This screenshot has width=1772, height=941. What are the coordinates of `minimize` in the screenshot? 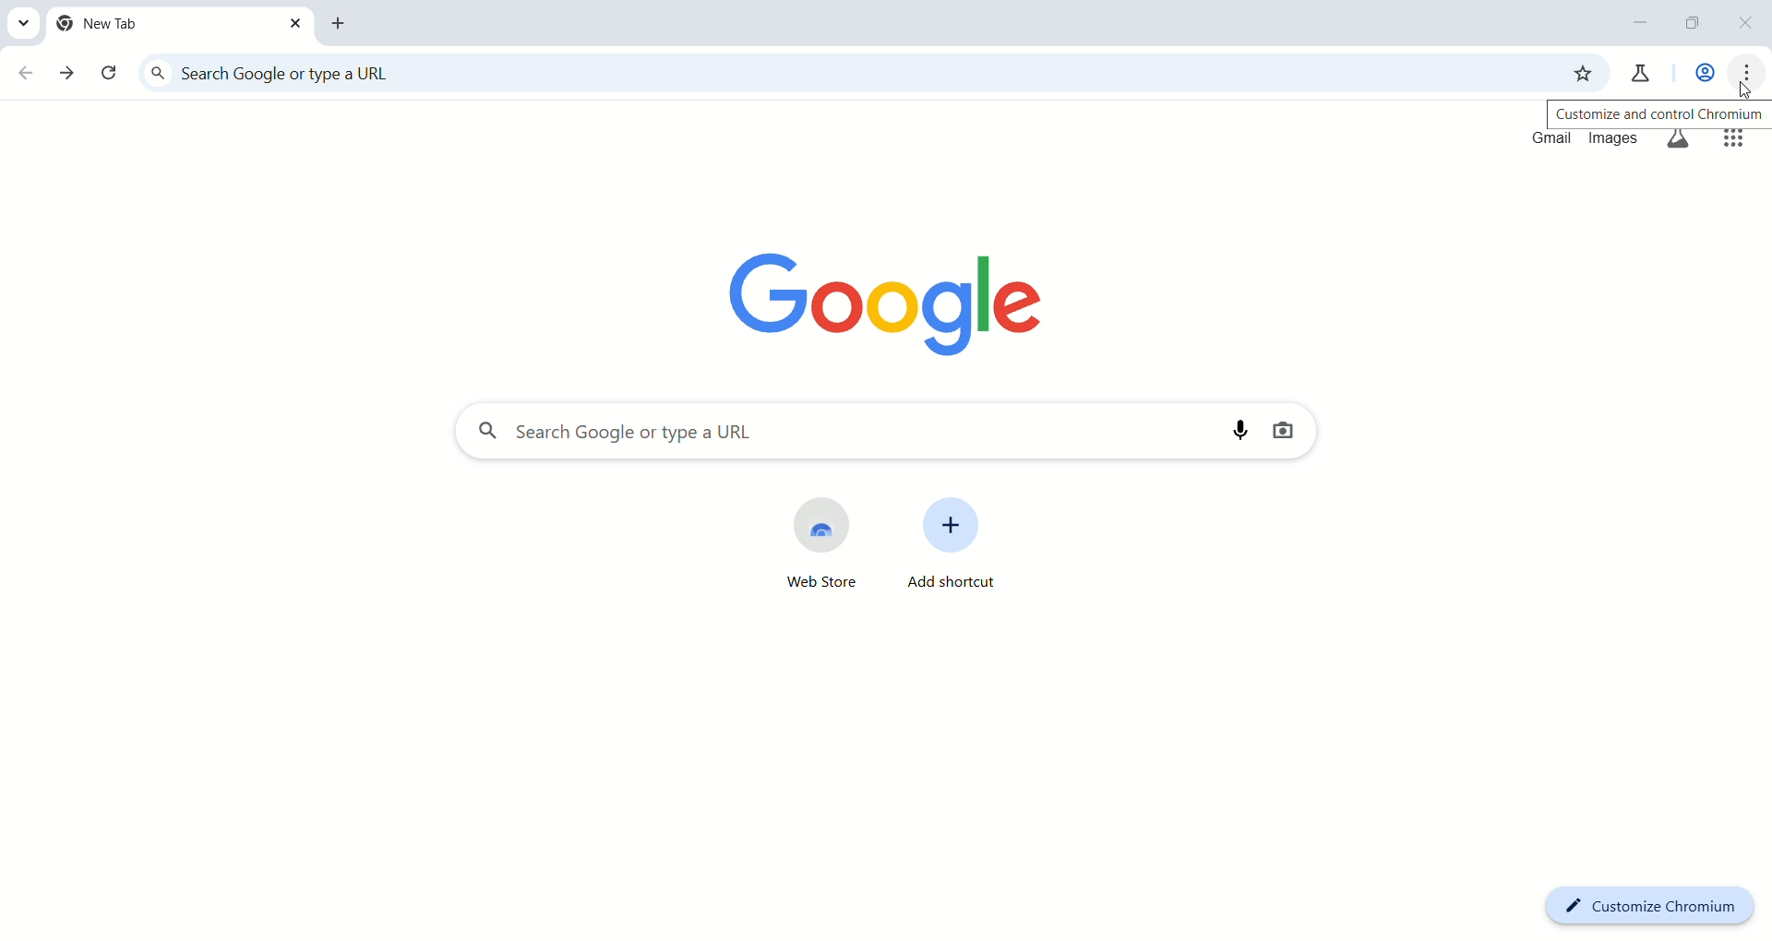 It's located at (1641, 21).